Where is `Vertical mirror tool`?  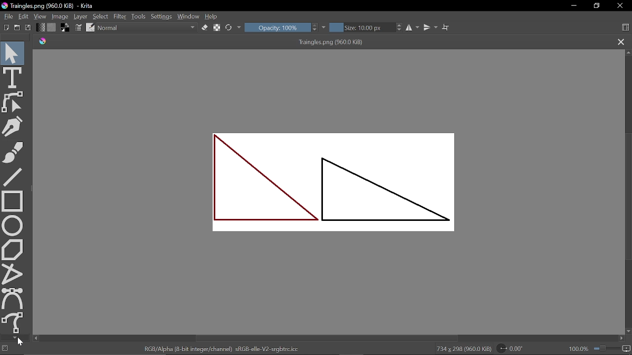 Vertical mirror tool is located at coordinates (431, 27).